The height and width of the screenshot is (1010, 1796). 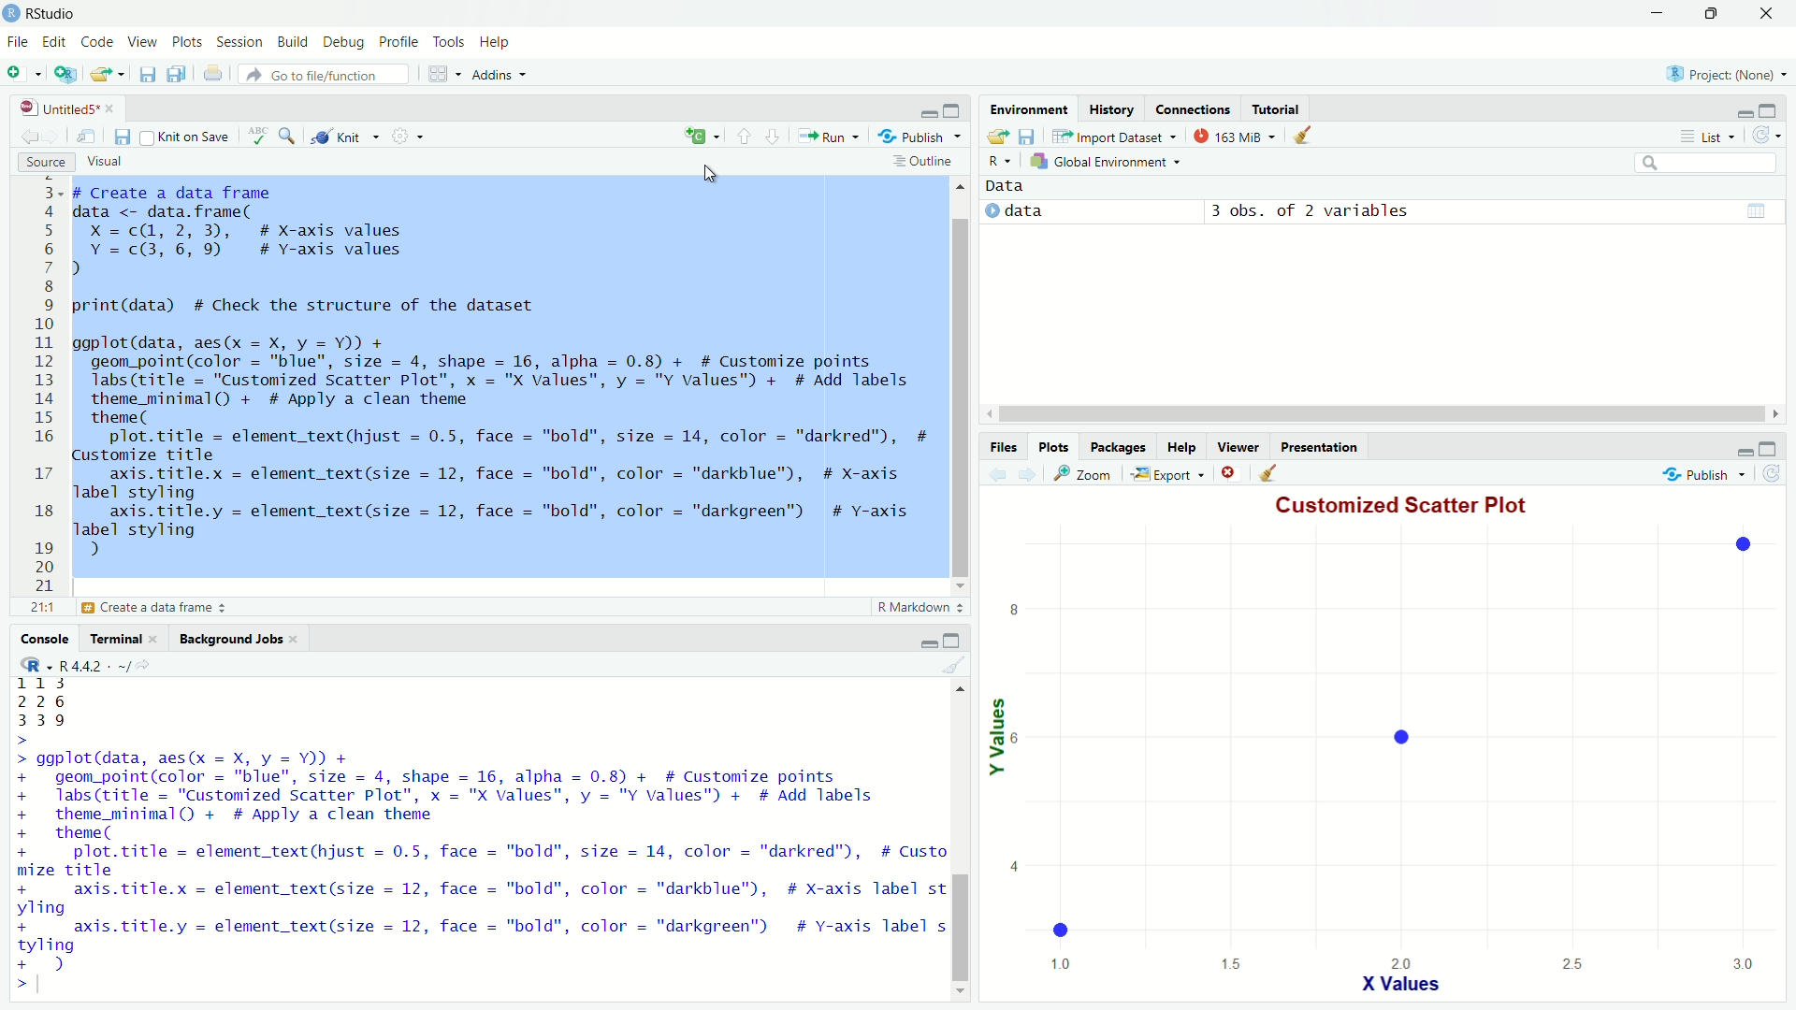 I want to click on debug, so click(x=293, y=41).